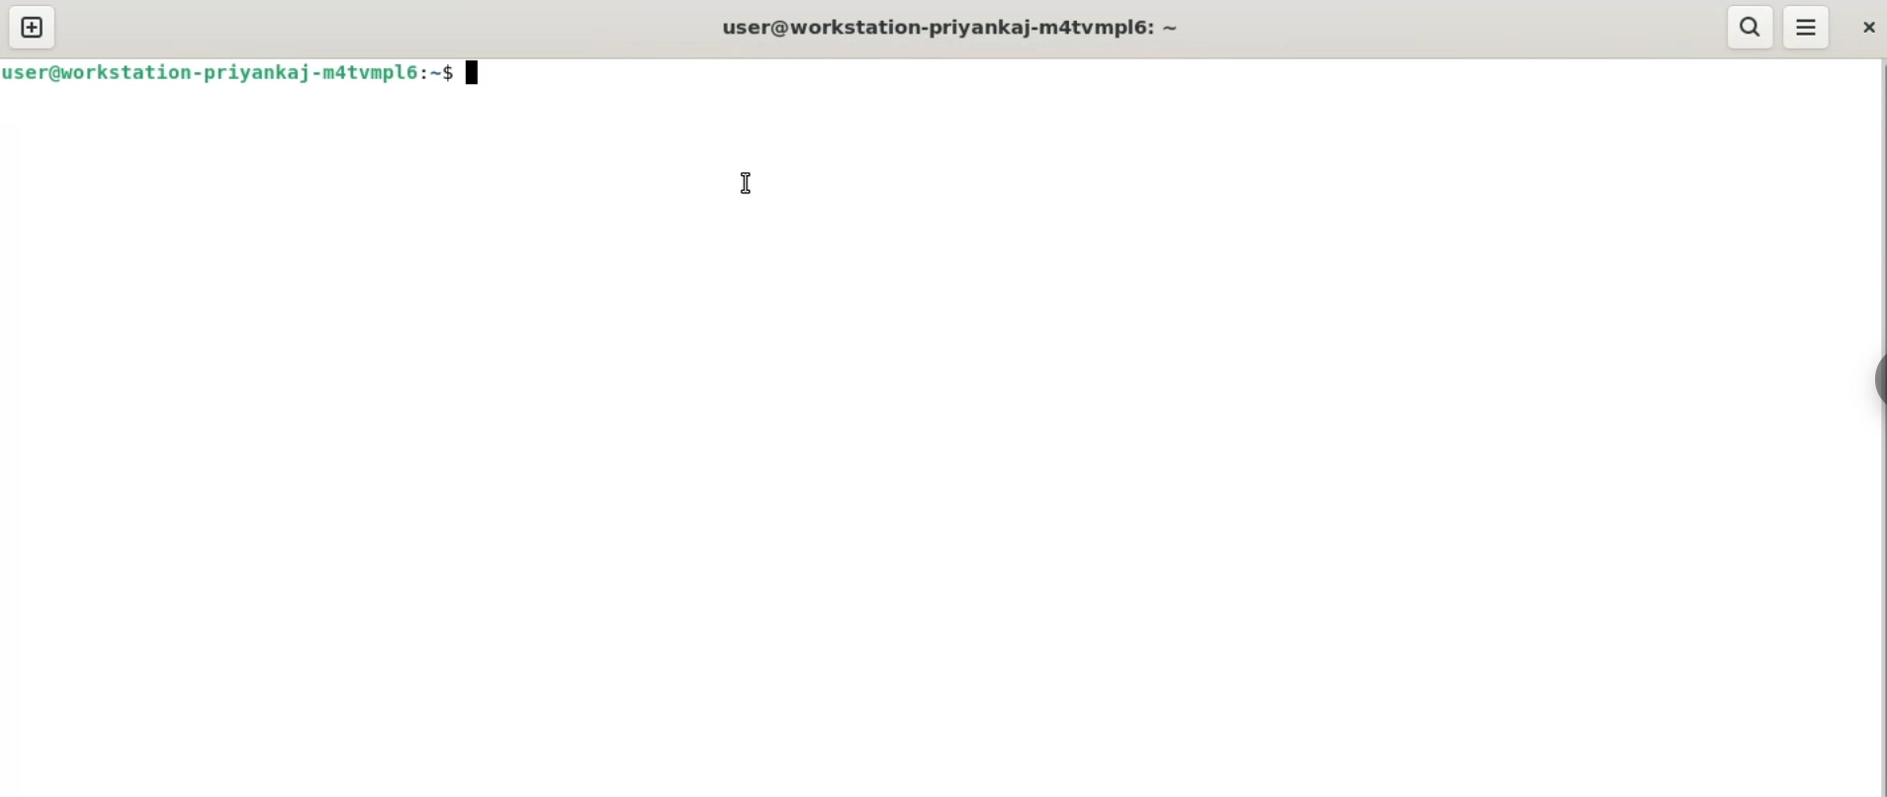  What do you see at coordinates (1752, 28) in the screenshot?
I see `search` at bounding box center [1752, 28].